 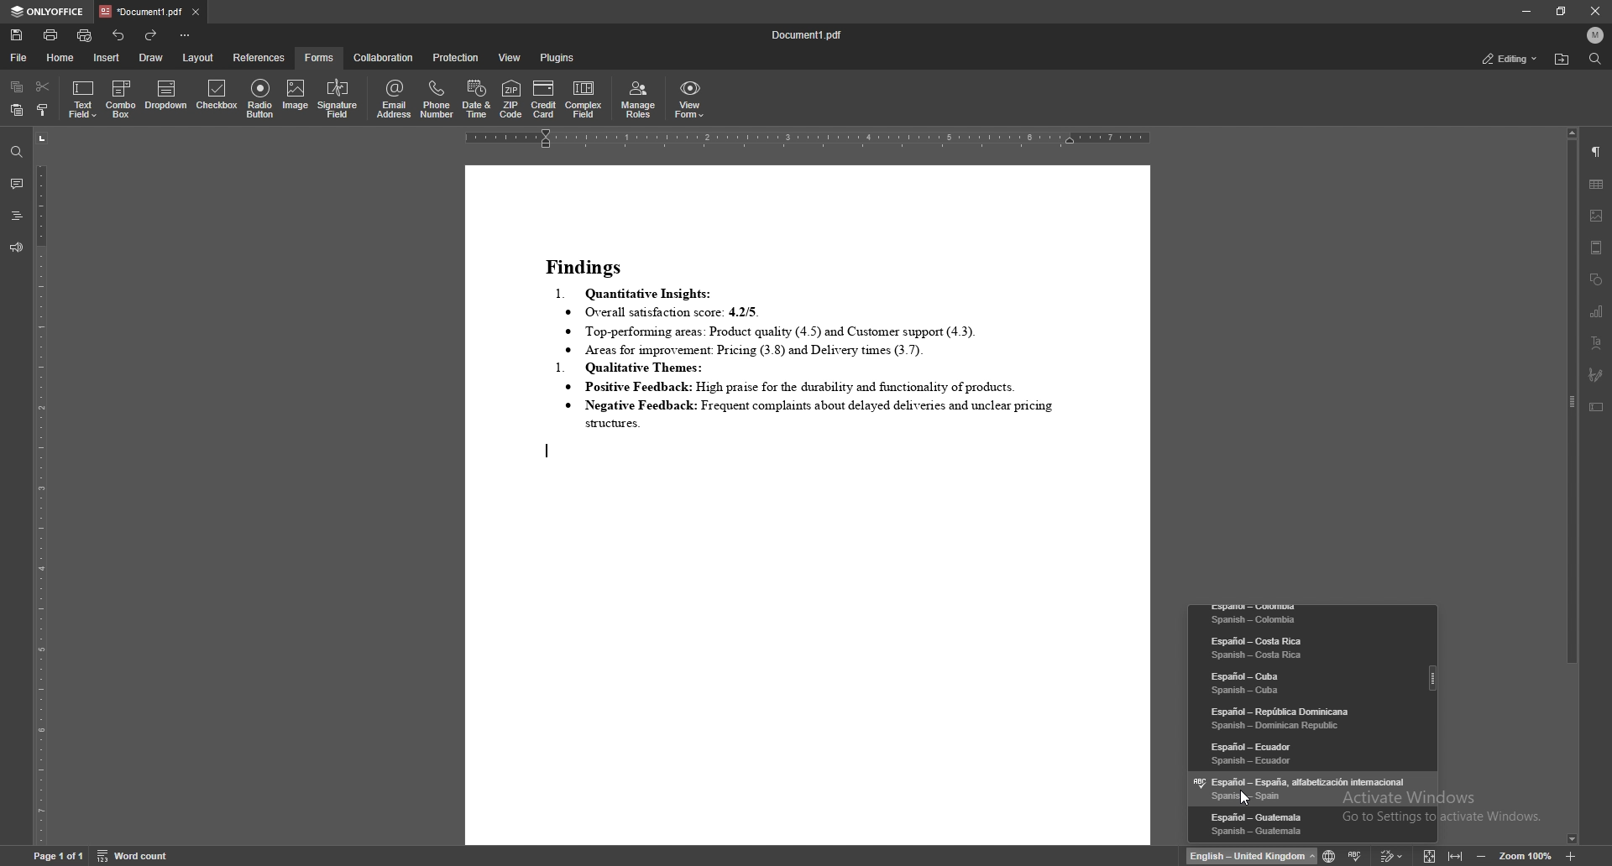 I want to click on fit to width, so click(x=1456, y=856).